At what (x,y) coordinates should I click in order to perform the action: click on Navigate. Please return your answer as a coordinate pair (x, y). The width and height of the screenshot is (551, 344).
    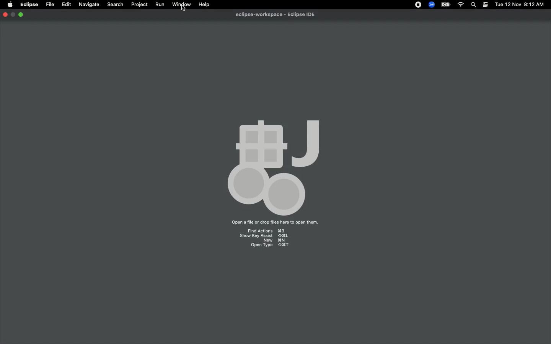
    Looking at the image, I should click on (88, 5).